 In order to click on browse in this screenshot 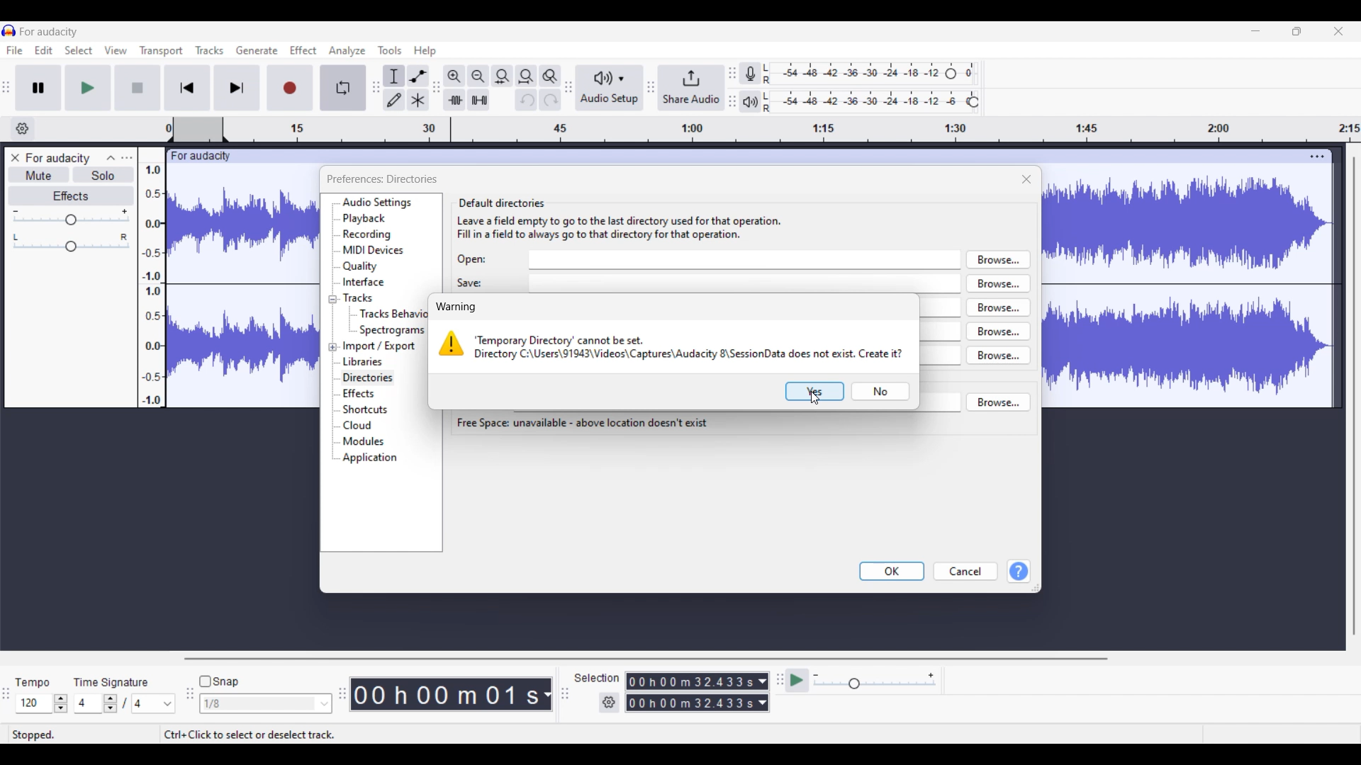, I will do `click(999, 331)`.